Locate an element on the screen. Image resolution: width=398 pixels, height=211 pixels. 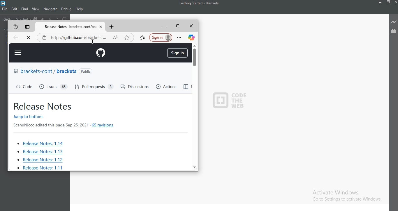
release notes 1.12 is located at coordinates (40, 160).